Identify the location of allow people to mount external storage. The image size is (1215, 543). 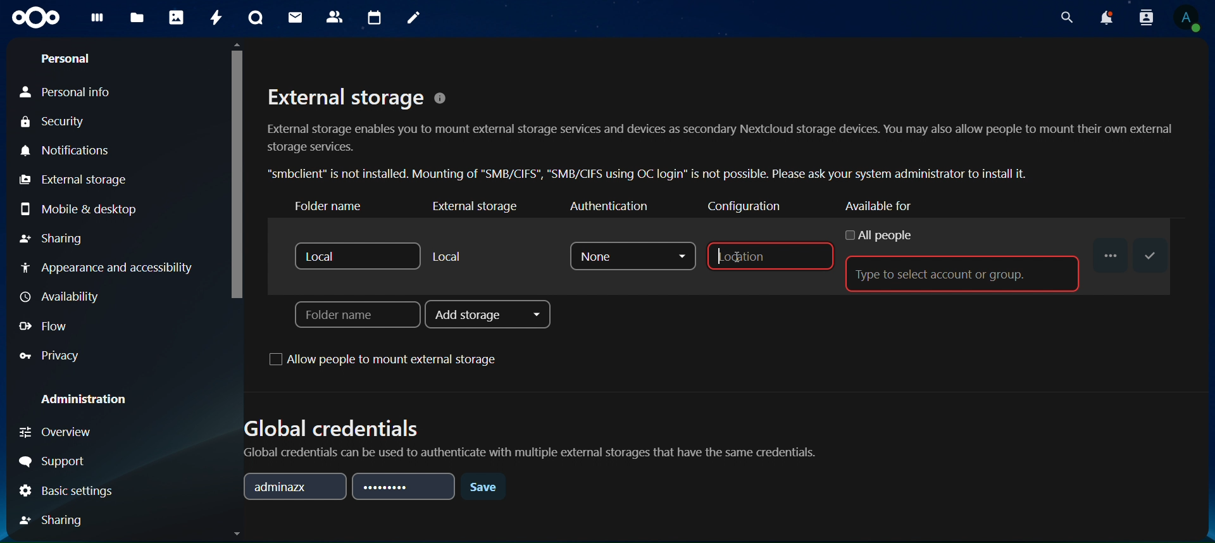
(390, 361).